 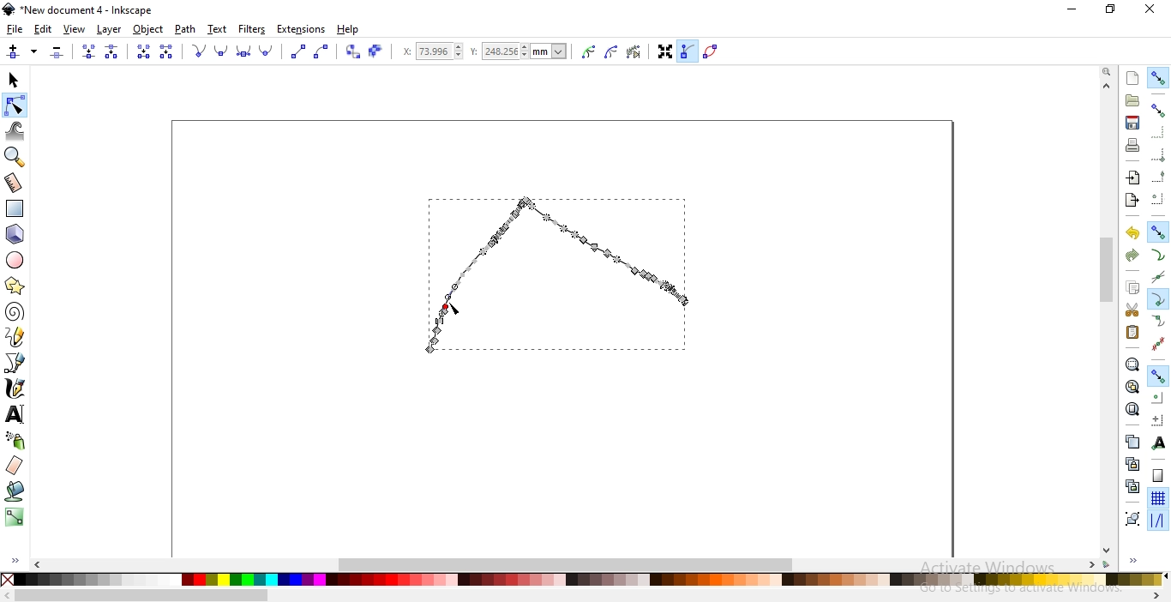 I want to click on cut the selected clones links to the originals, so click(x=1132, y=486).